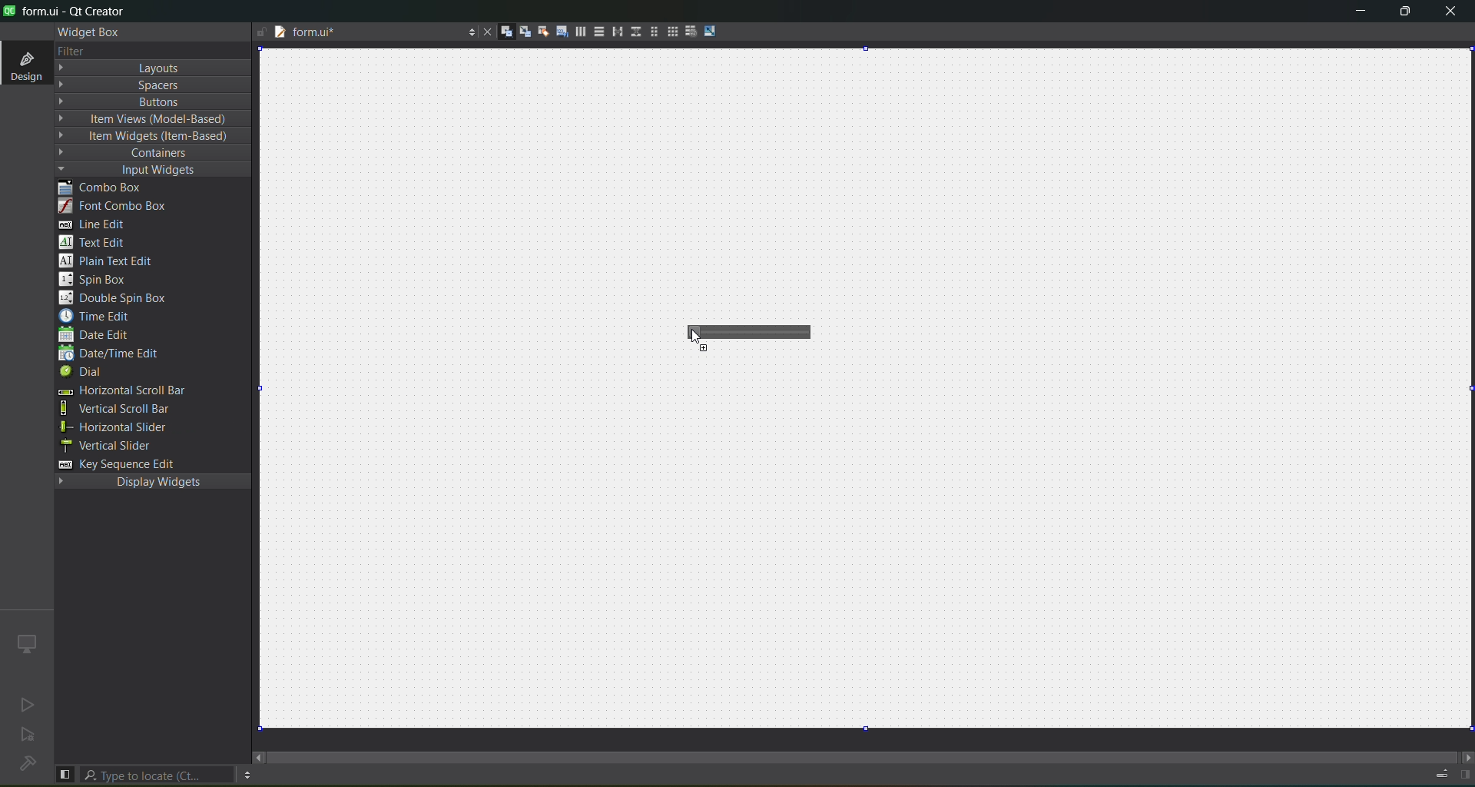 This screenshot has width=1475, height=787. What do you see at coordinates (96, 224) in the screenshot?
I see `line edit` at bounding box center [96, 224].